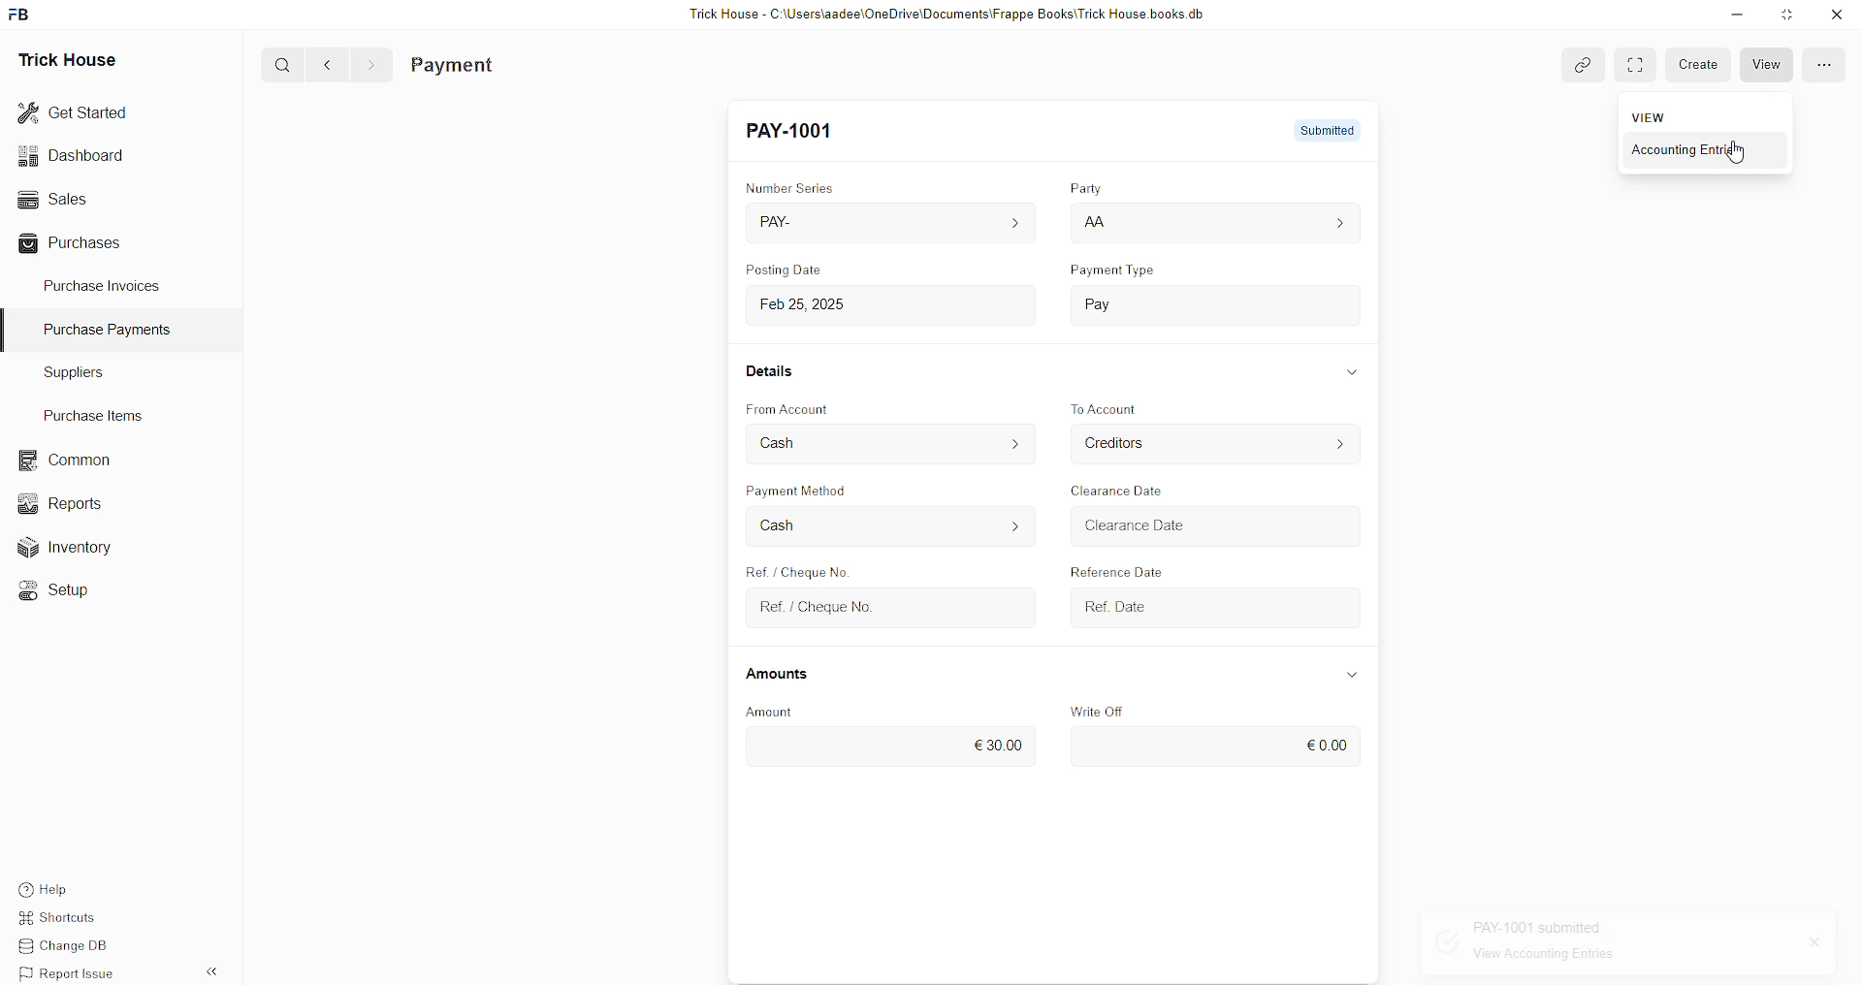  I want to click on Sales, so click(50, 197).